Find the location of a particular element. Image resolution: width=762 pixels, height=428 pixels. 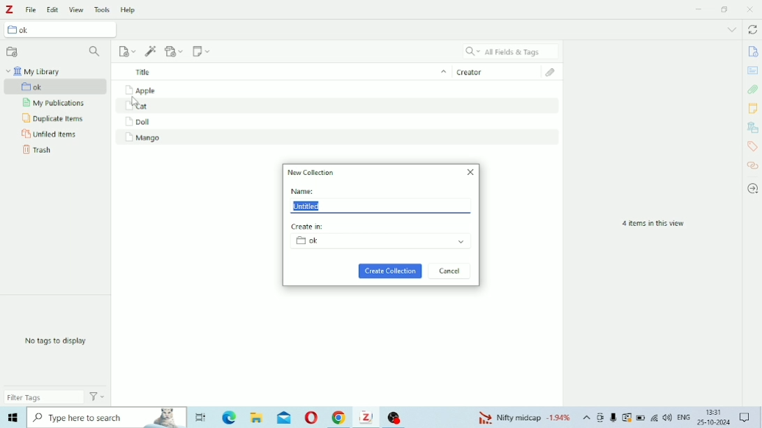

Create in: is located at coordinates (309, 227).